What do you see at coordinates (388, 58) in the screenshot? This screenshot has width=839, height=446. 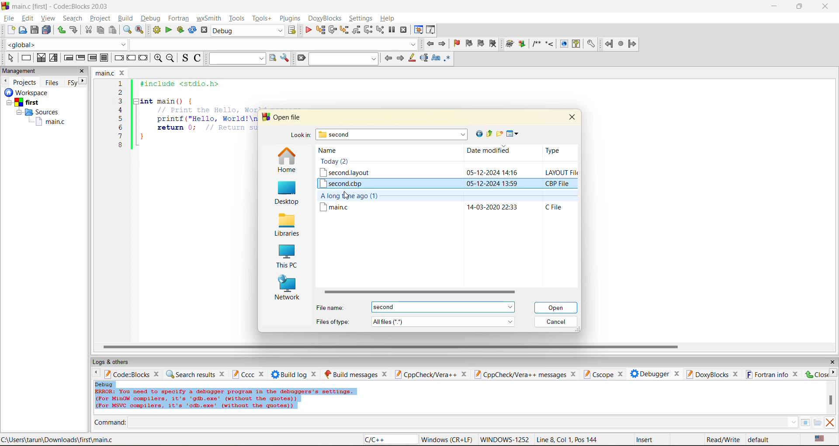 I see `previous` at bounding box center [388, 58].